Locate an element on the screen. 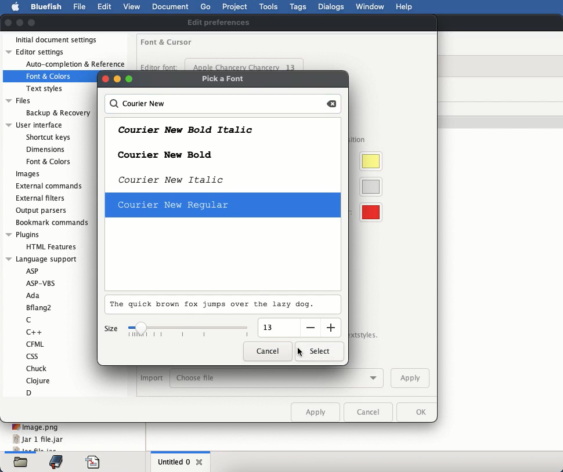 Image resolution: width=563 pixels, height=472 pixels. user interface is located at coordinates (40, 144).